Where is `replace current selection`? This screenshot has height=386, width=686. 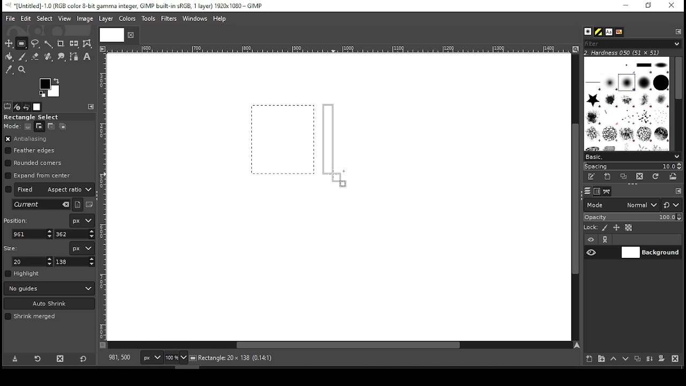 replace current selection is located at coordinates (28, 127).